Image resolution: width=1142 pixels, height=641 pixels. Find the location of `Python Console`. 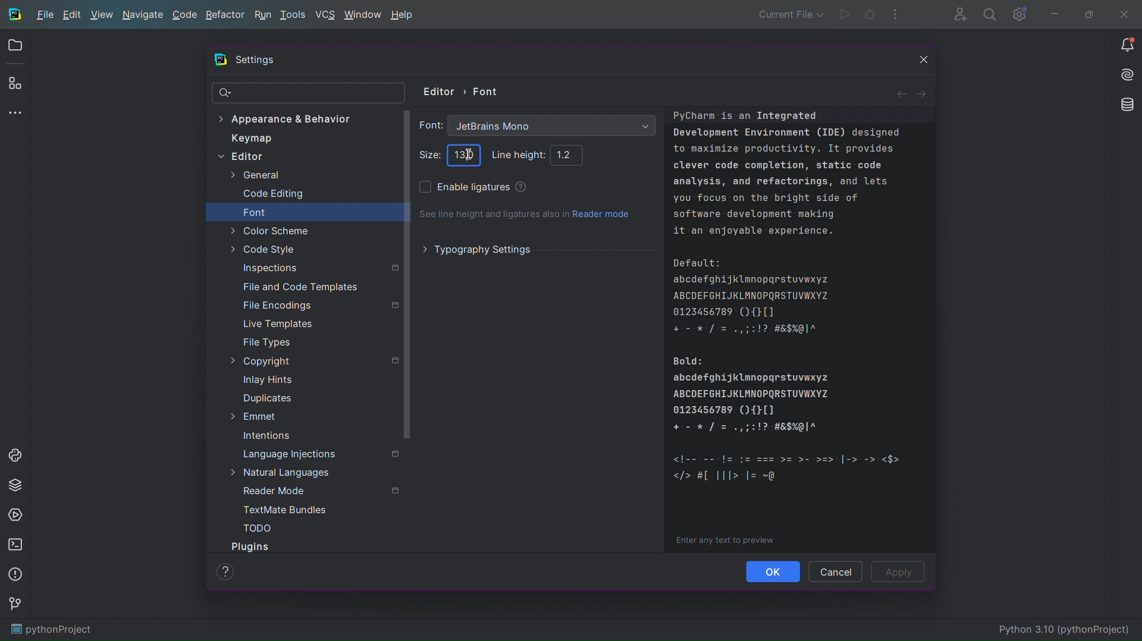

Python Console is located at coordinates (17, 453).